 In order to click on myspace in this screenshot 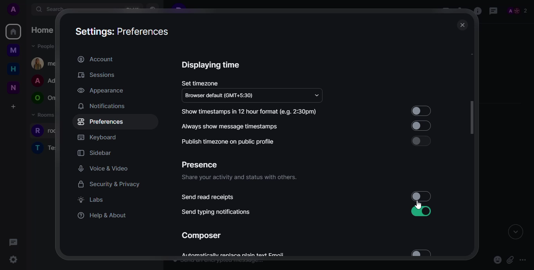, I will do `click(13, 51)`.